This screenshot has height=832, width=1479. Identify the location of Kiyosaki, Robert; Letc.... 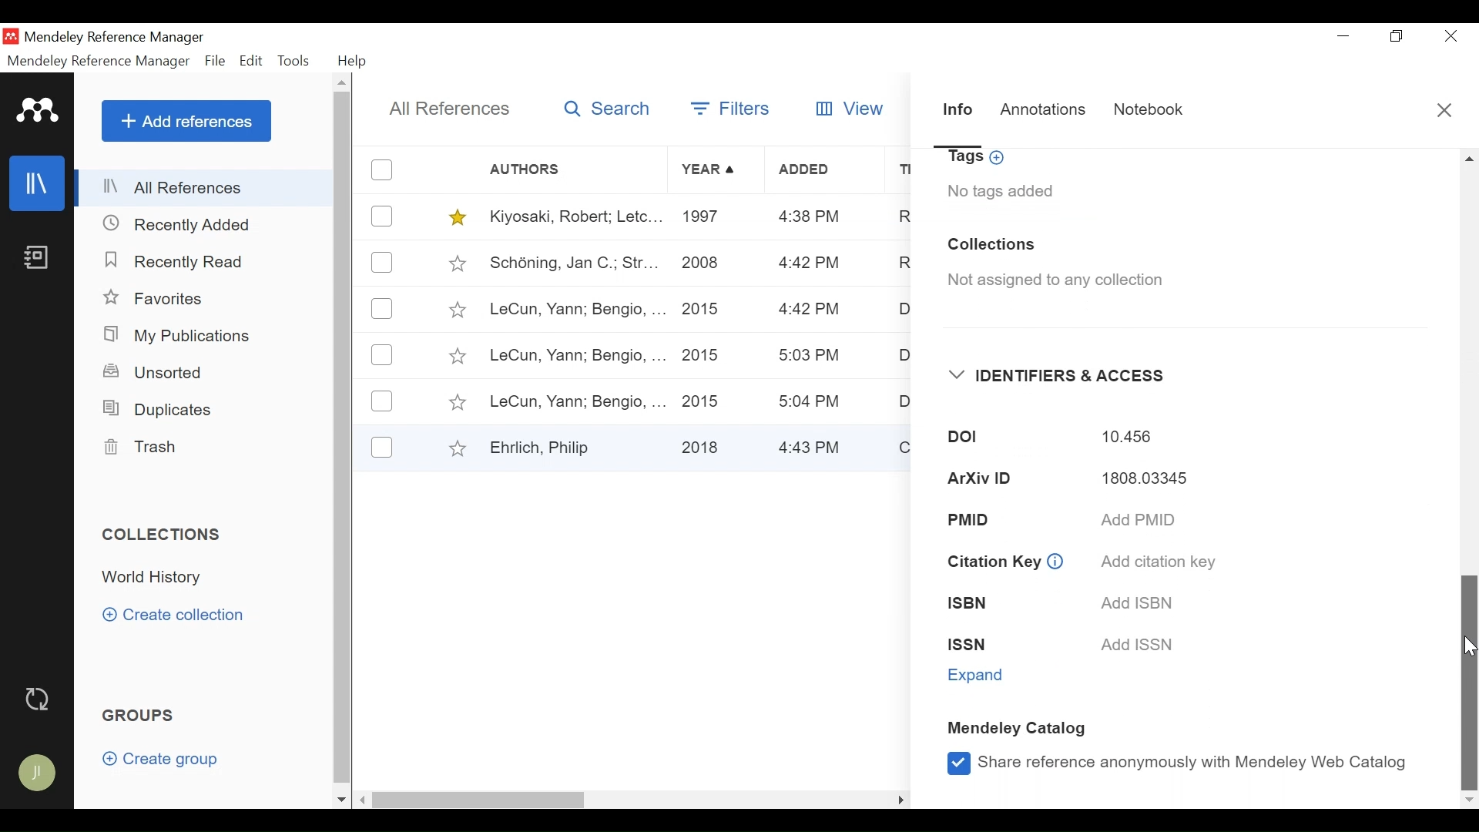
(573, 217).